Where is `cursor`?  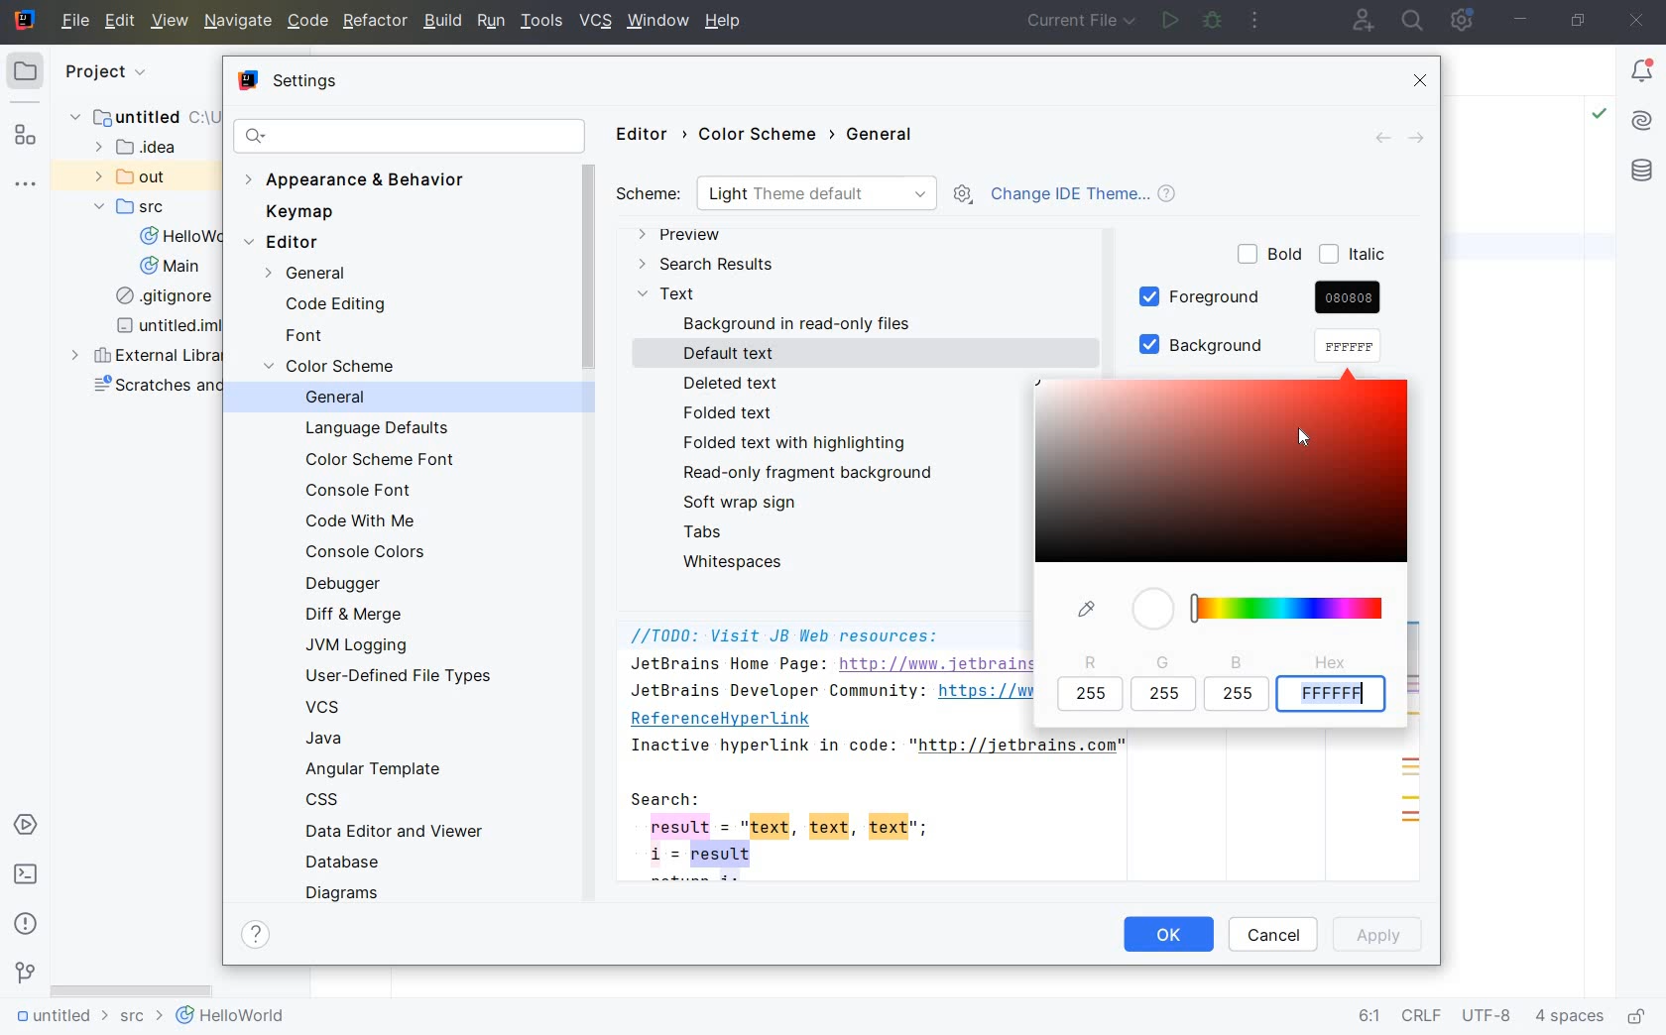 cursor is located at coordinates (1352, 347).